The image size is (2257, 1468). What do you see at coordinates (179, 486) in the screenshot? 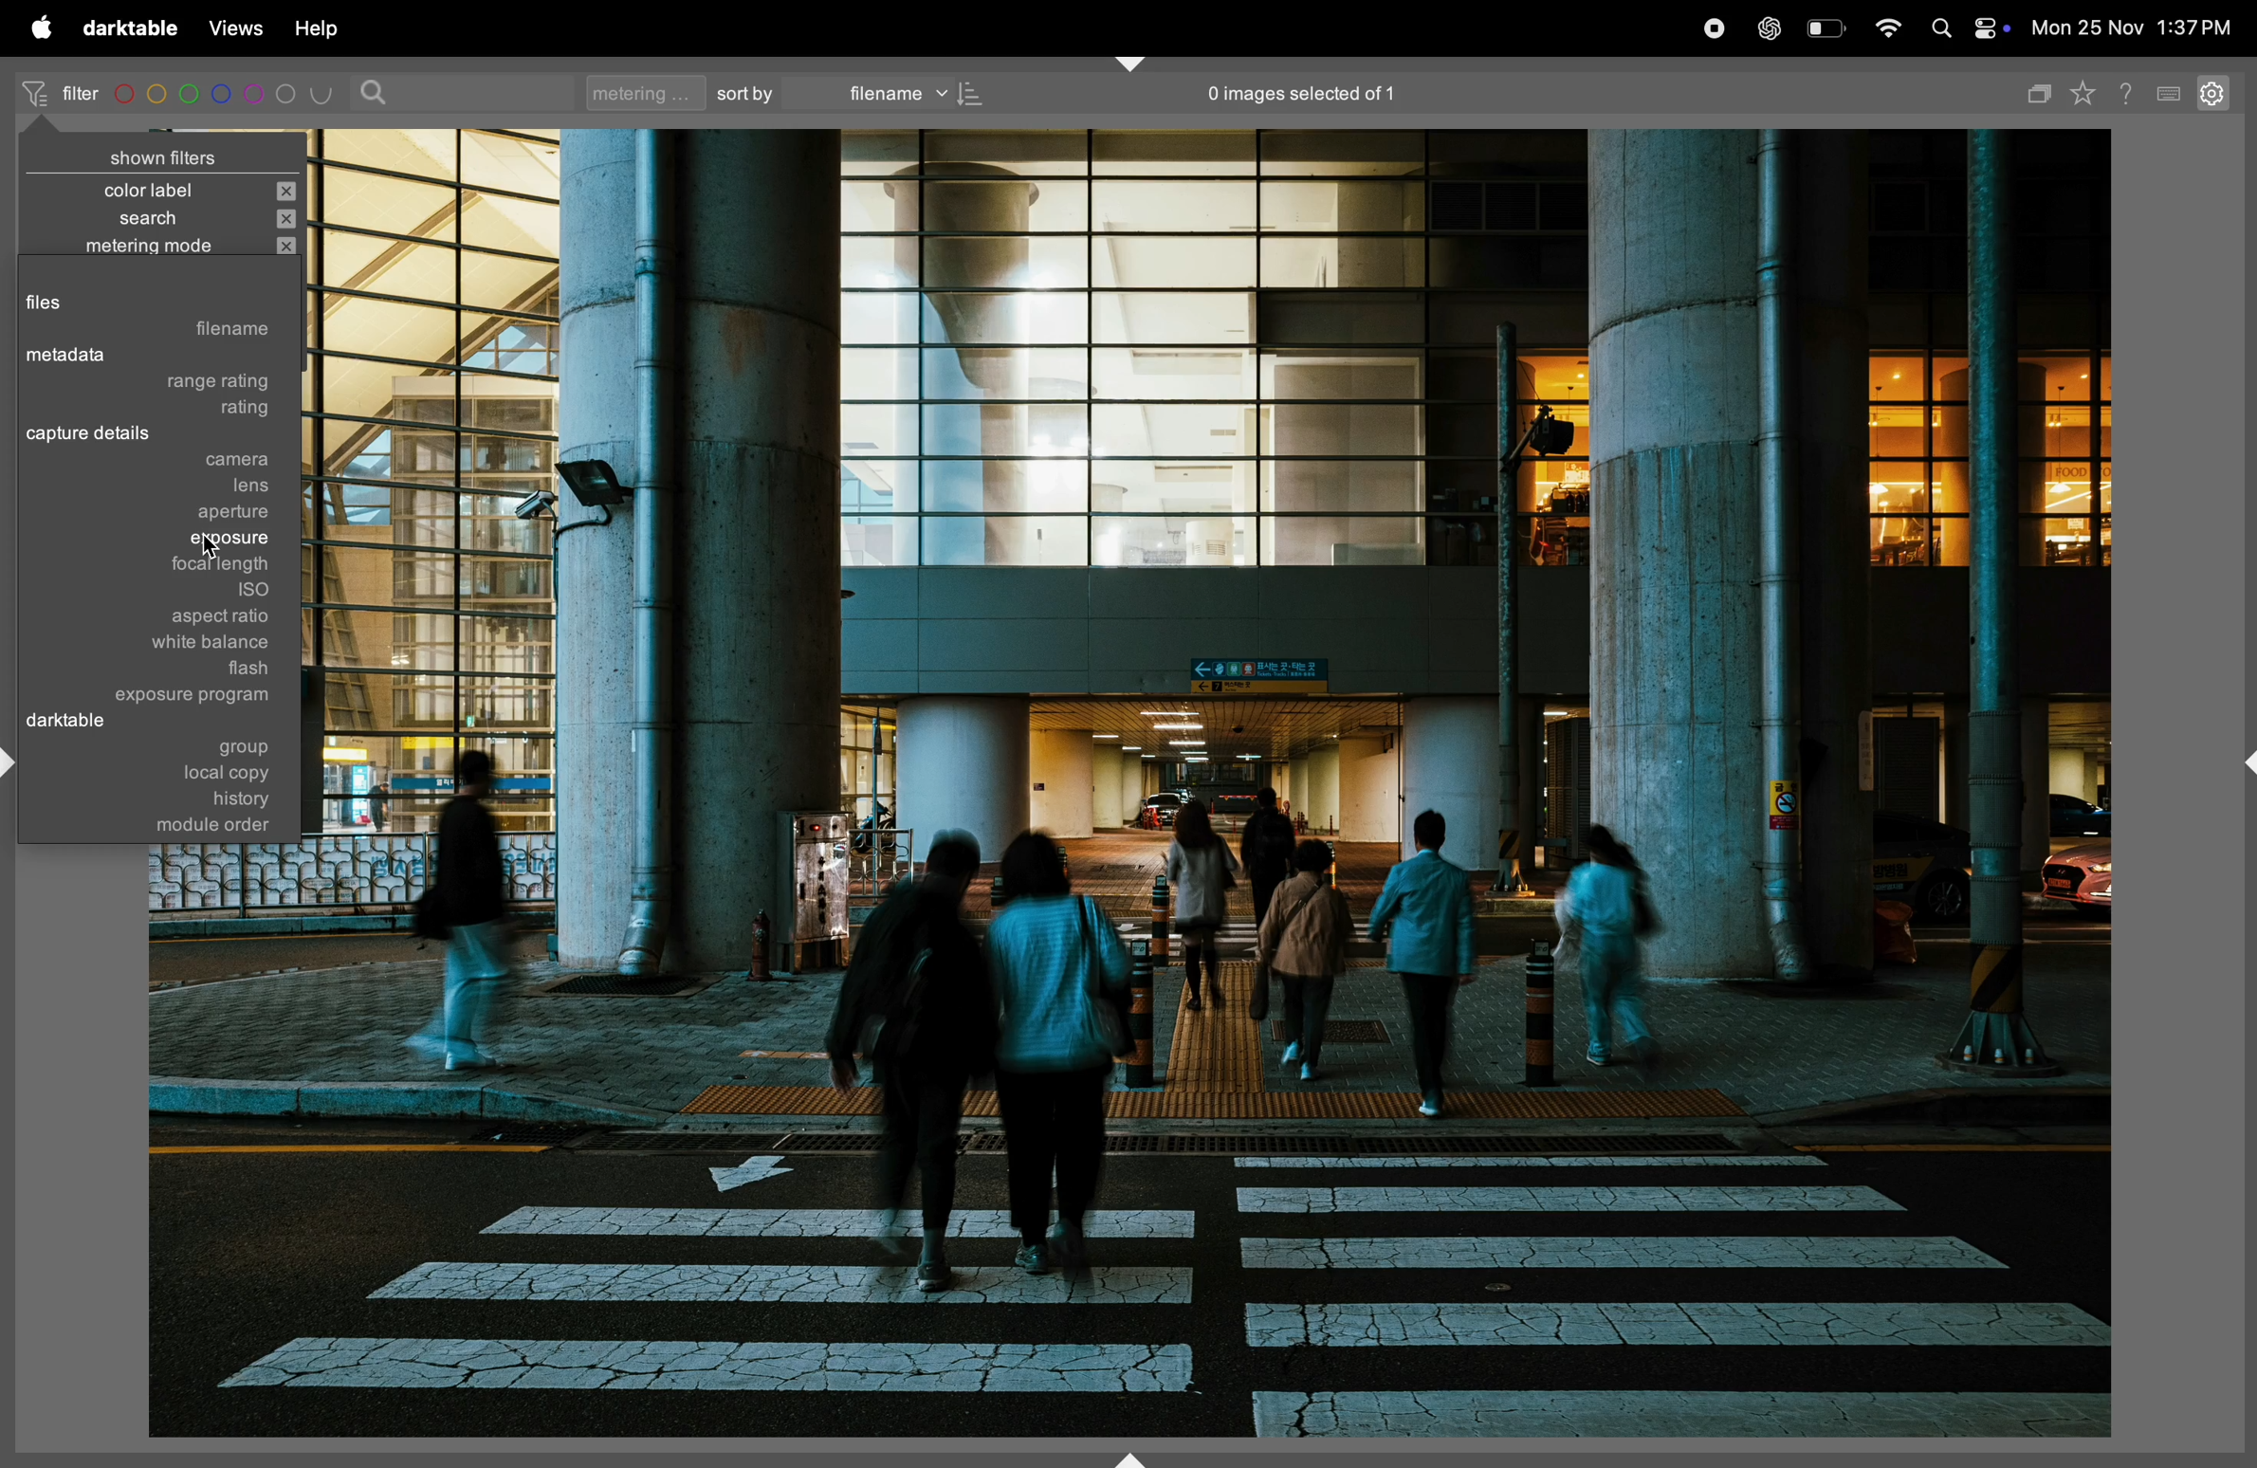
I see `lens` at bounding box center [179, 486].